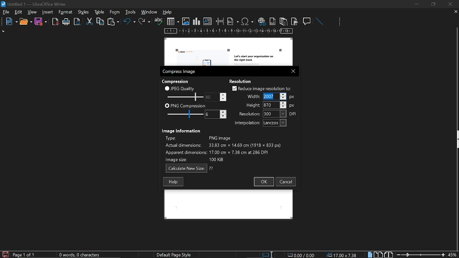  I want to click on insert hyperlink, so click(261, 22).